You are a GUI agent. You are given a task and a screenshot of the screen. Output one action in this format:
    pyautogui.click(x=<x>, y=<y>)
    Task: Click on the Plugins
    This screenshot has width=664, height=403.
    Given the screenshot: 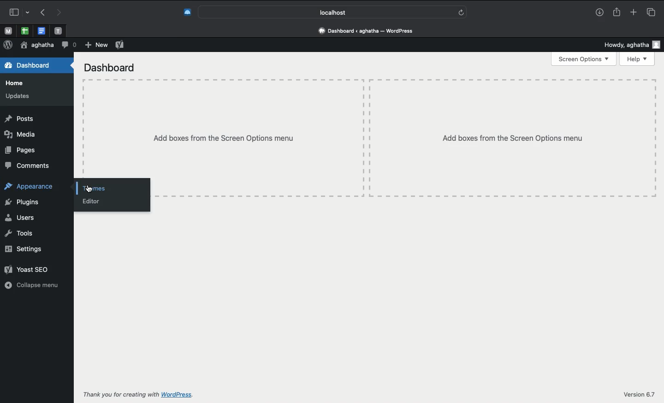 What is the action you would take?
    pyautogui.click(x=21, y=204)
    